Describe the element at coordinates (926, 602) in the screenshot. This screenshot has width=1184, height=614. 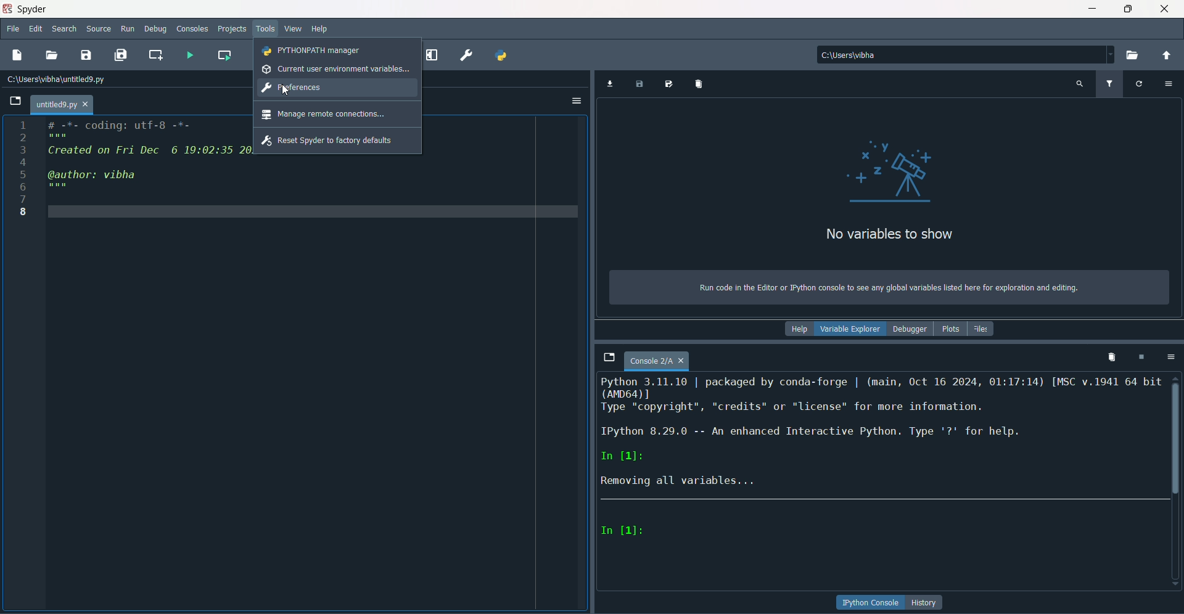
I see `button` at that location.